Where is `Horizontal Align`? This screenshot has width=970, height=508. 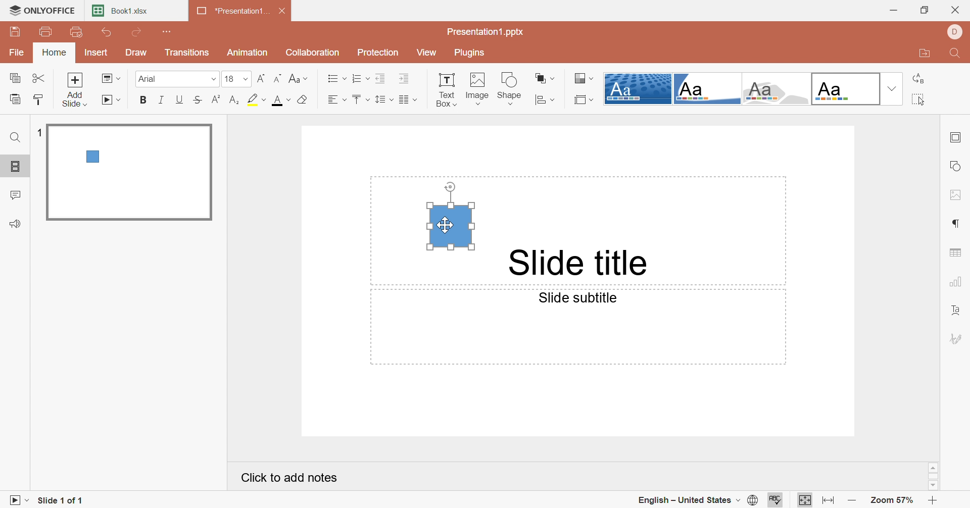
Horizontal Align is located at coordinates (335, 100).